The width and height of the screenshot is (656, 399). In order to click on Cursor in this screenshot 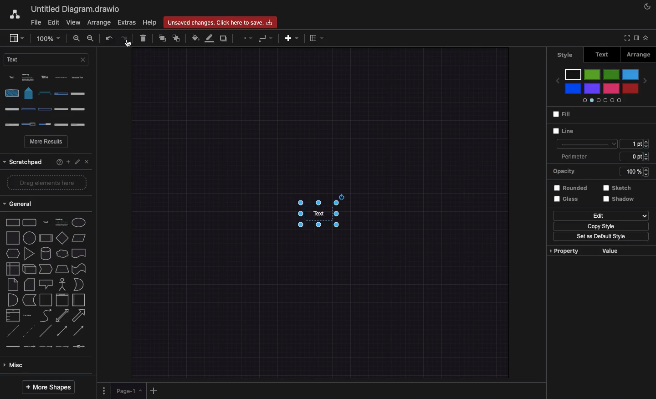, I will do `click(129, 44)`.